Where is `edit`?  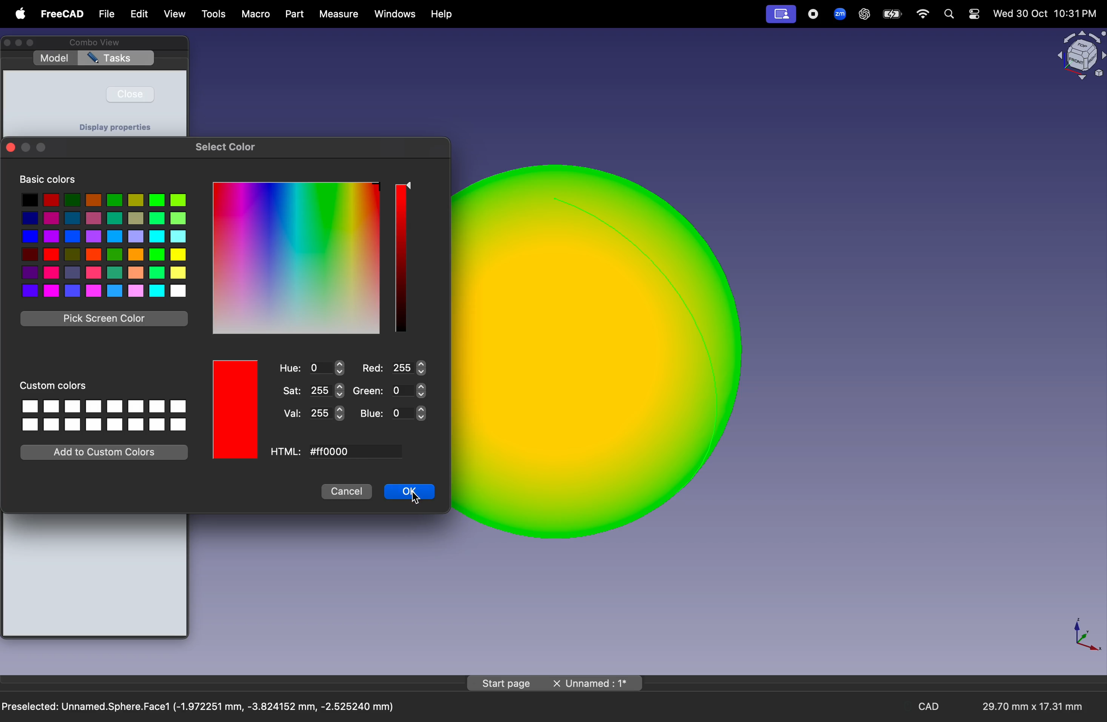 edit is located at coordinates (137, 14).